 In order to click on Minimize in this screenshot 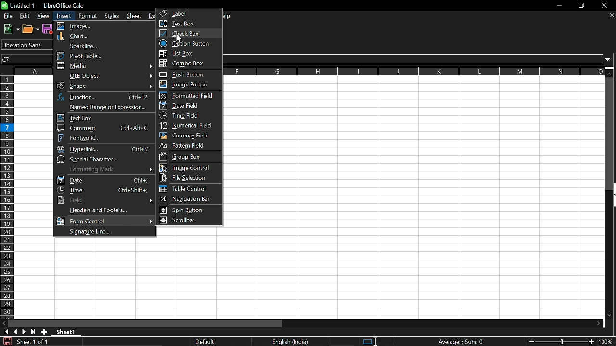, I will do `click(557, 5)`.